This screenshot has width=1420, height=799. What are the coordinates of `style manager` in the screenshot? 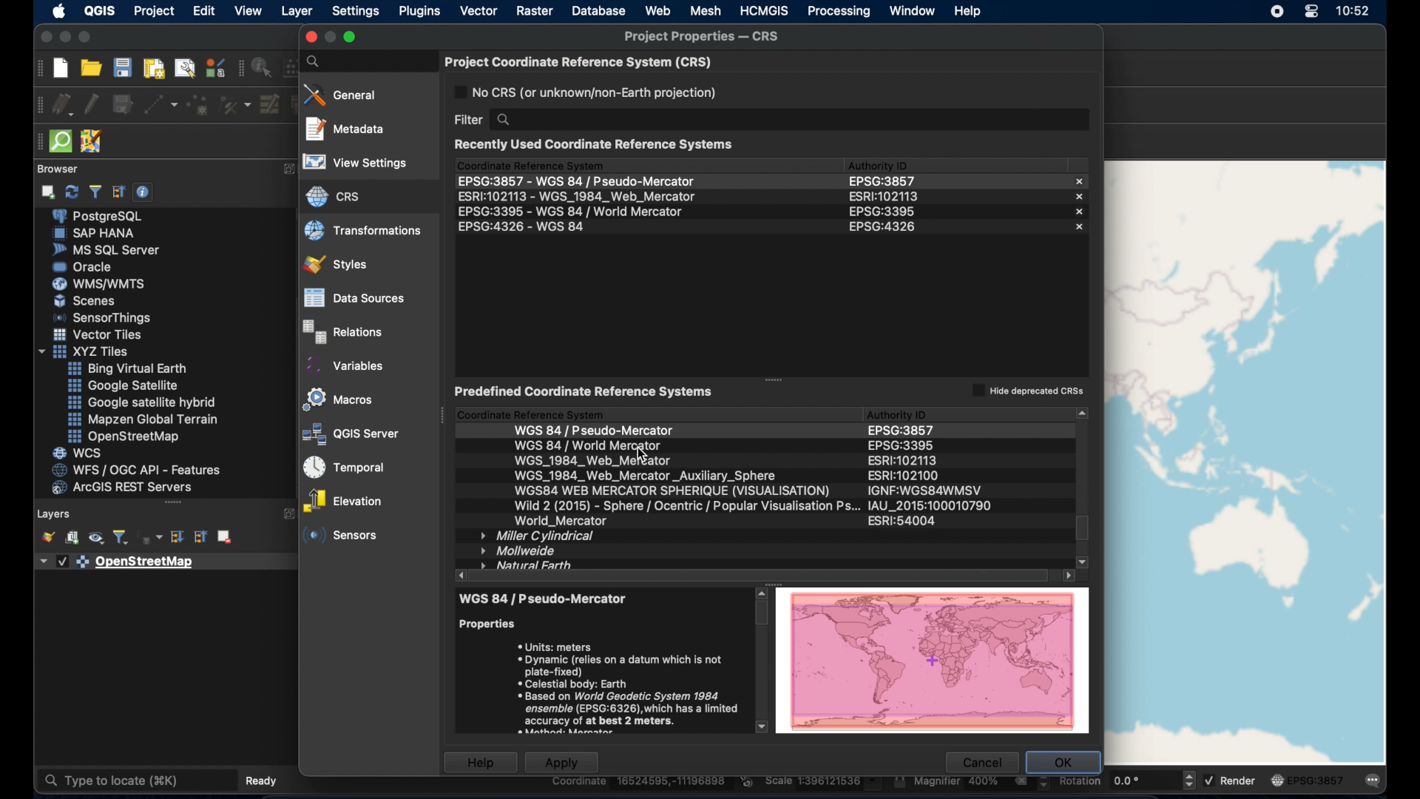 It's located at (214, 67).